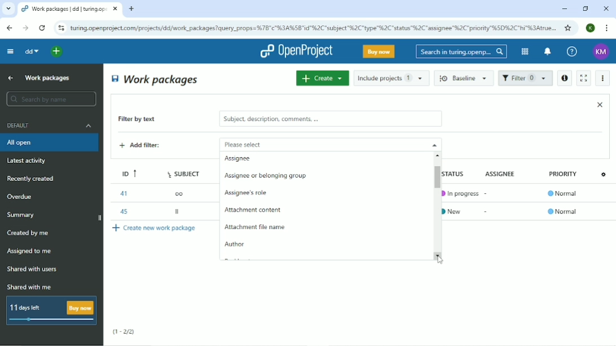 The height and width of the screenshot is (346, 616). Describe the element at coordinates (235, 245) in the screenshot. I see `Author` at that location.